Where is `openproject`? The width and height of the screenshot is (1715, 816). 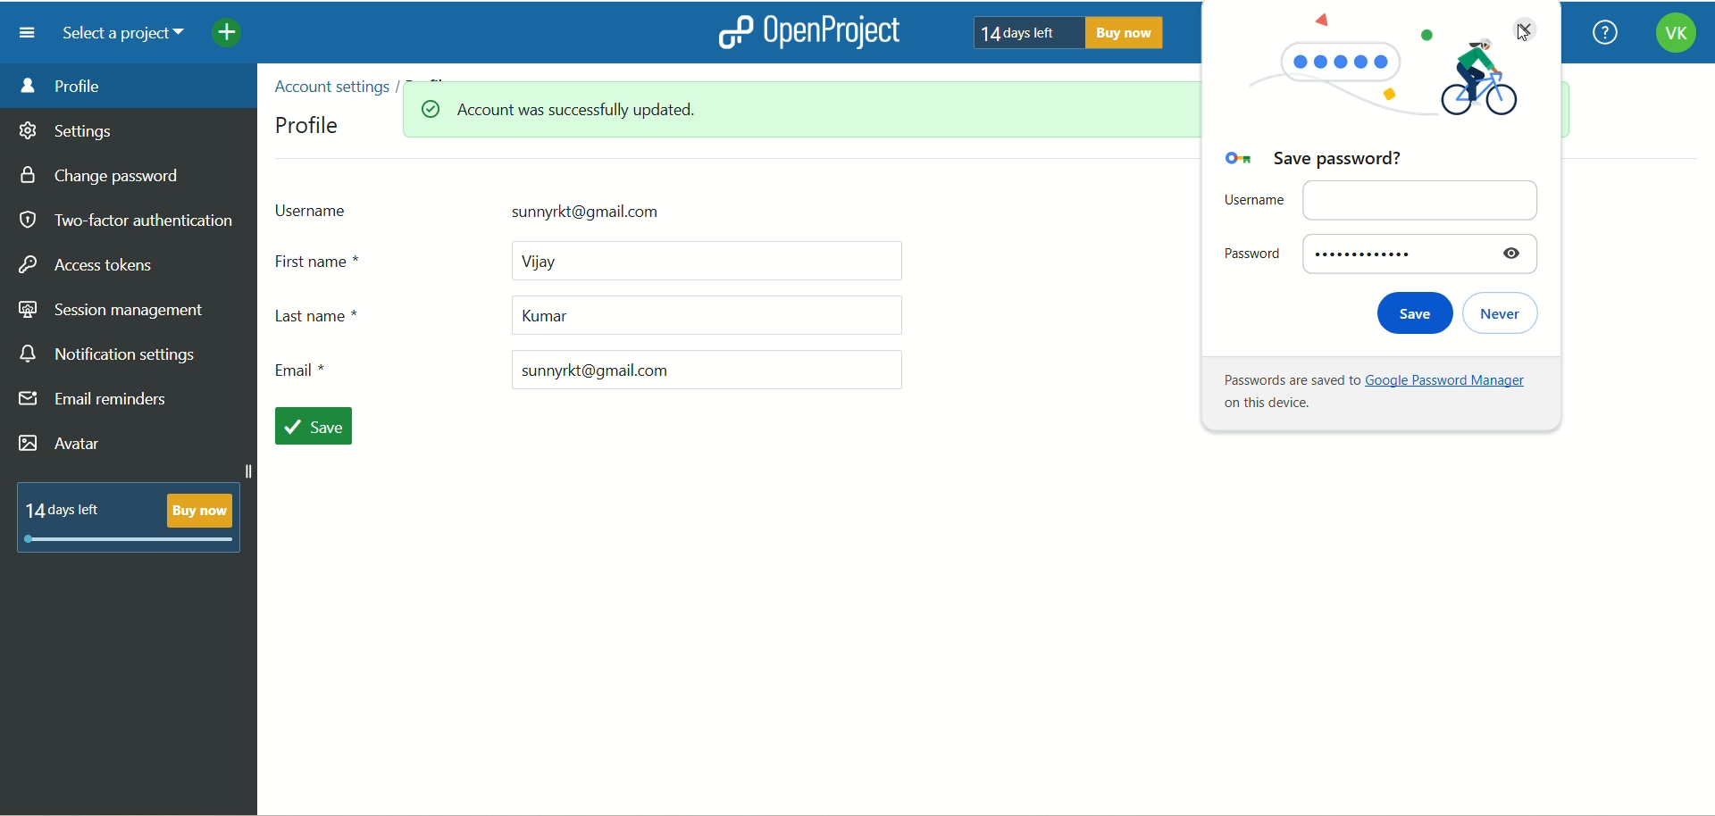
openproject is located at coordinates (842, 34).